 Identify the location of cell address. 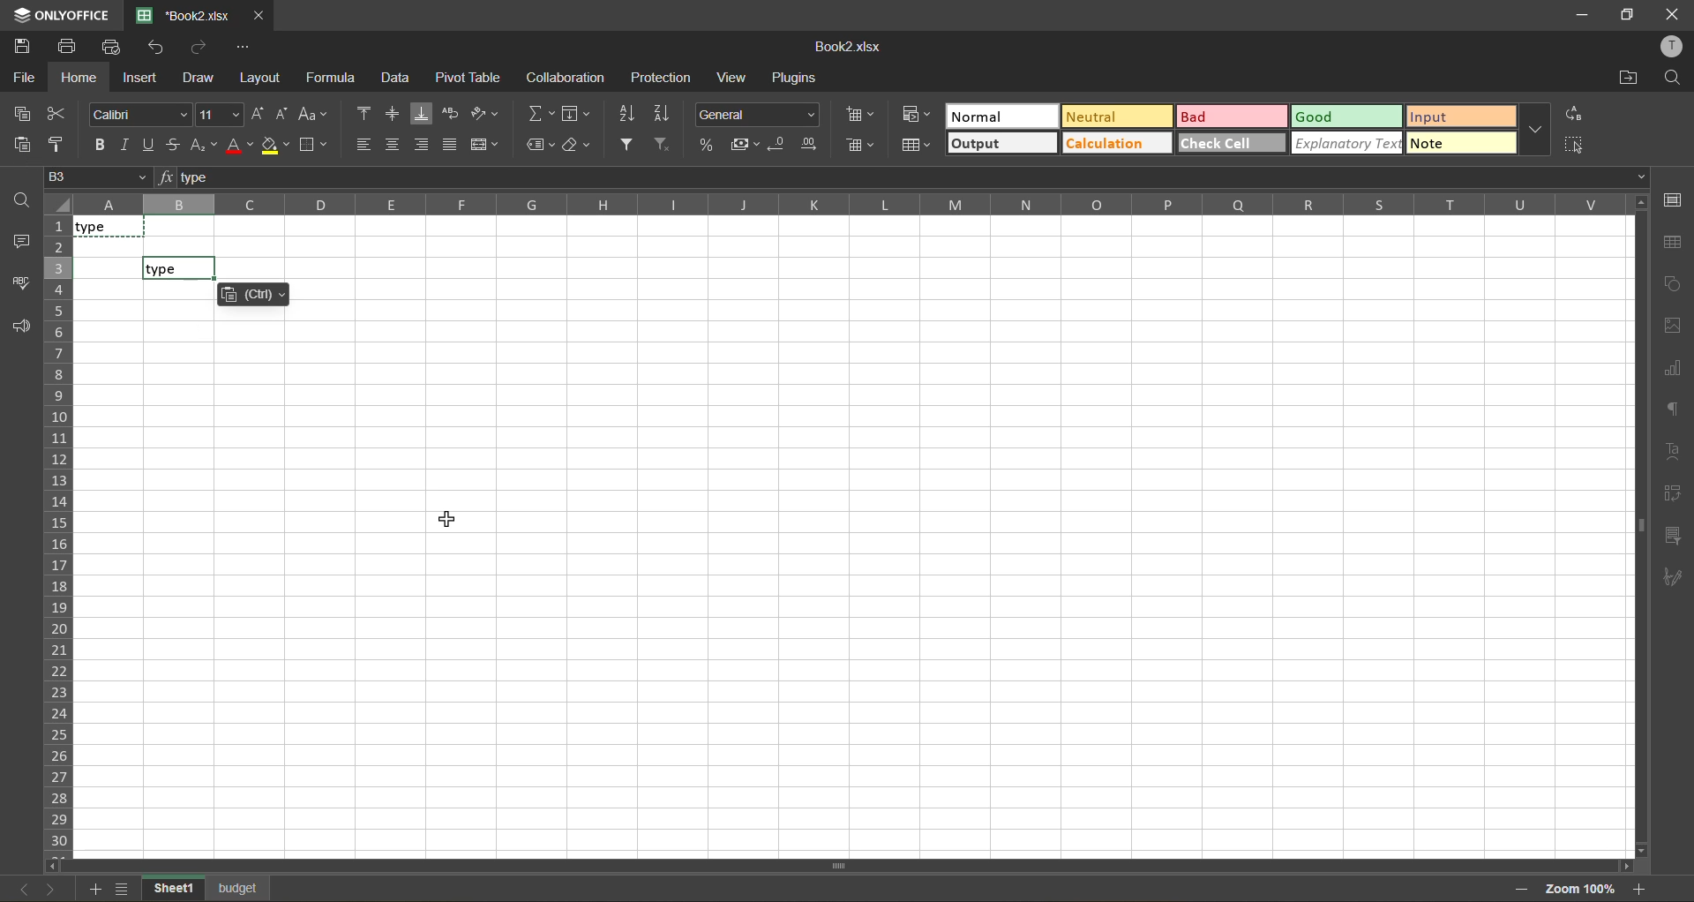
(100, 178).